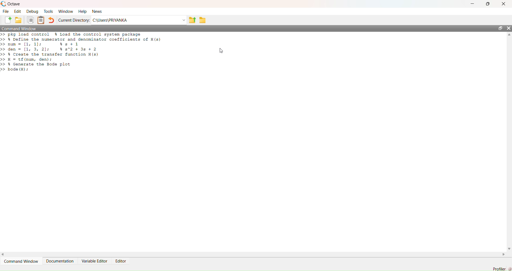  What do you see at coordinates (192, 20) in the screenshot?
I see `one directory up` at bounding box center [192, 20].